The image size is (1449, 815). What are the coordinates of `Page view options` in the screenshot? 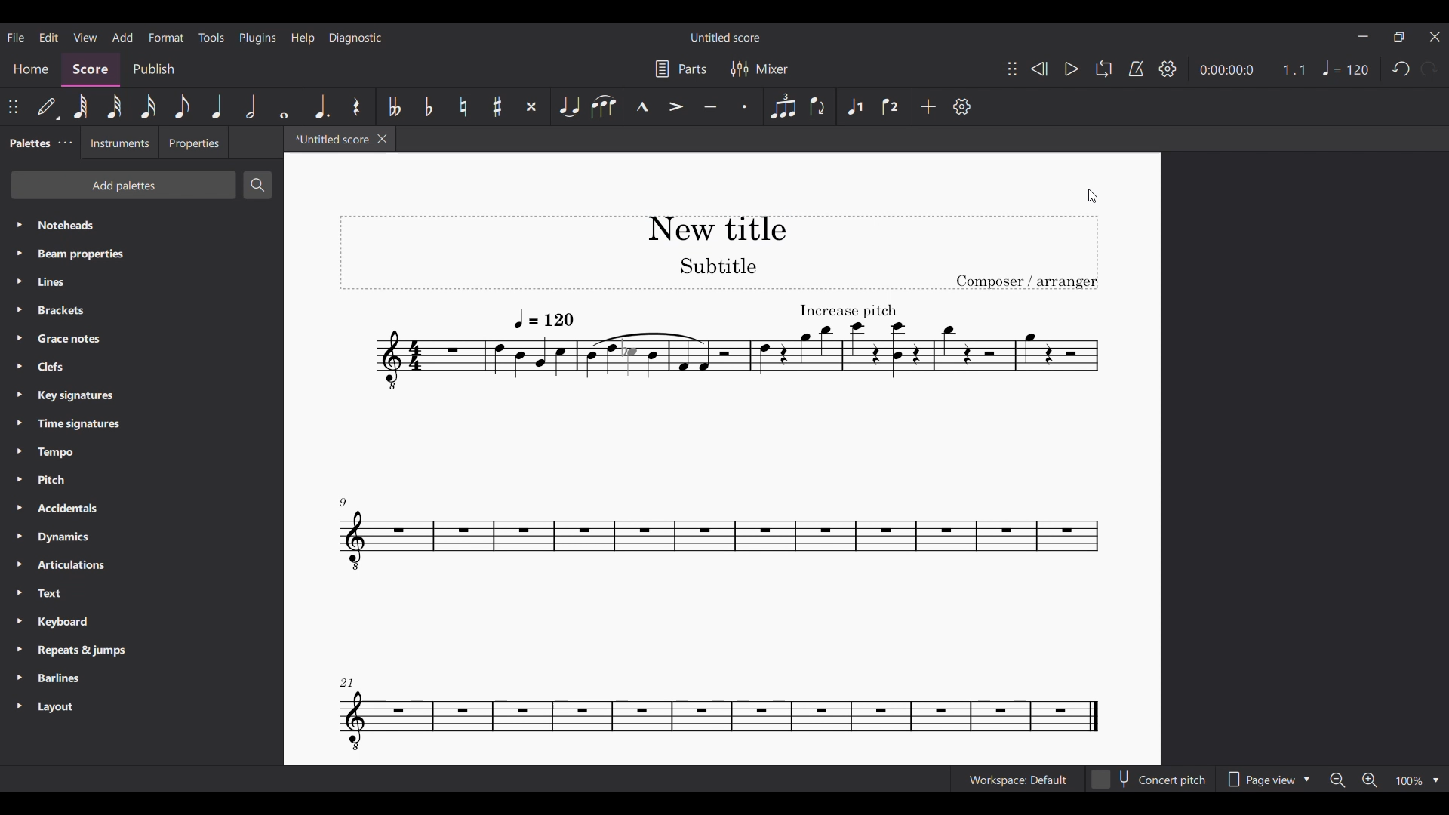 It's located at (1266, 779).